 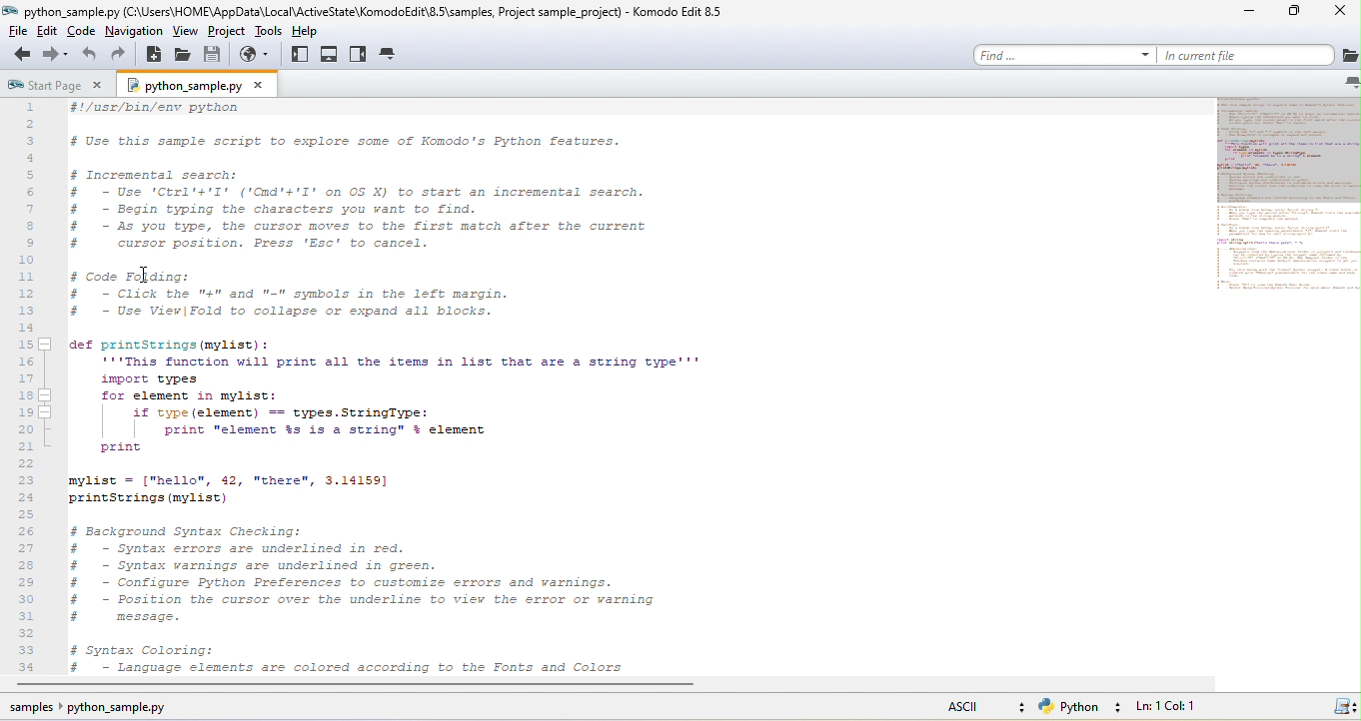 What do you see at coordinates (48, 35) in the screenshot?
I see `edit` at bounding box center [48, 35].